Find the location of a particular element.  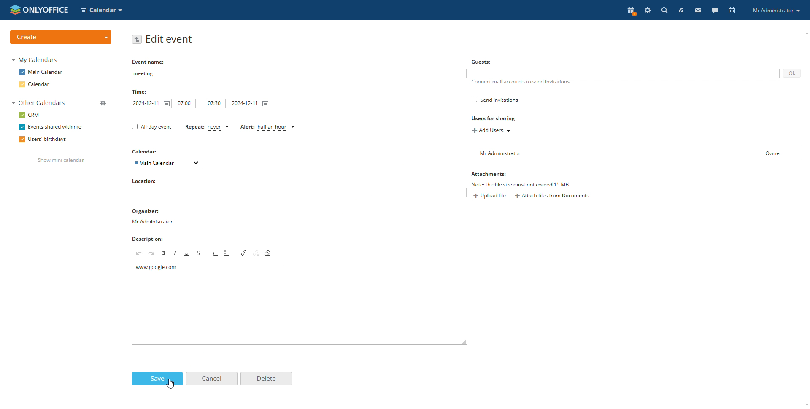

alert type is located at coordinates (277, 128).